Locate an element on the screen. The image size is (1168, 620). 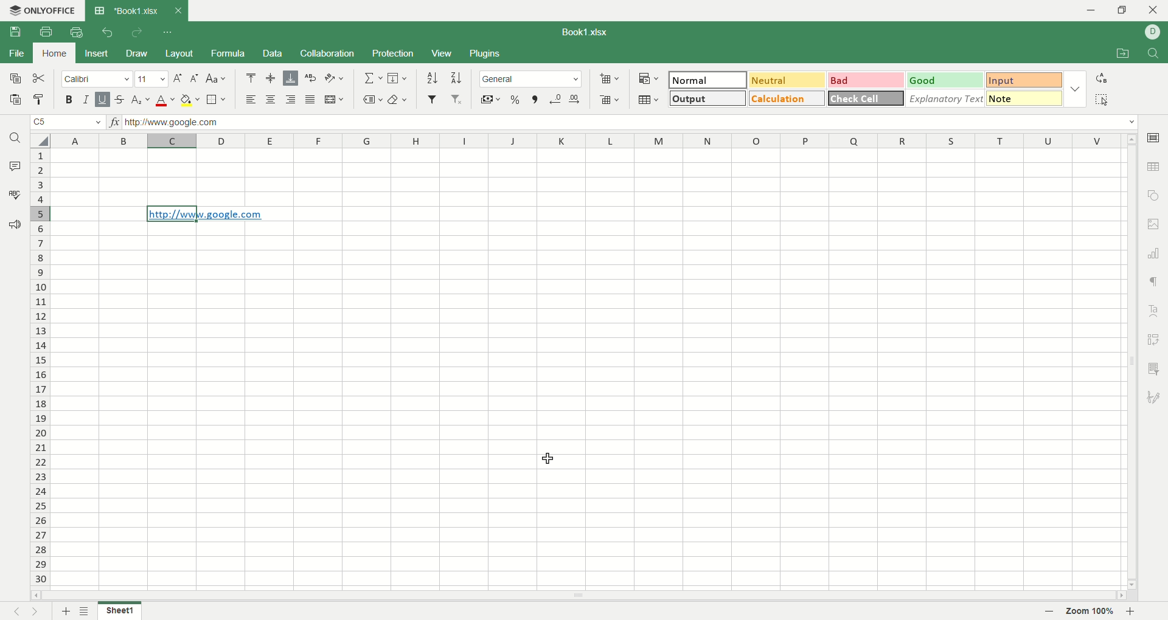
table settings is located at coordinates (1155, 168).